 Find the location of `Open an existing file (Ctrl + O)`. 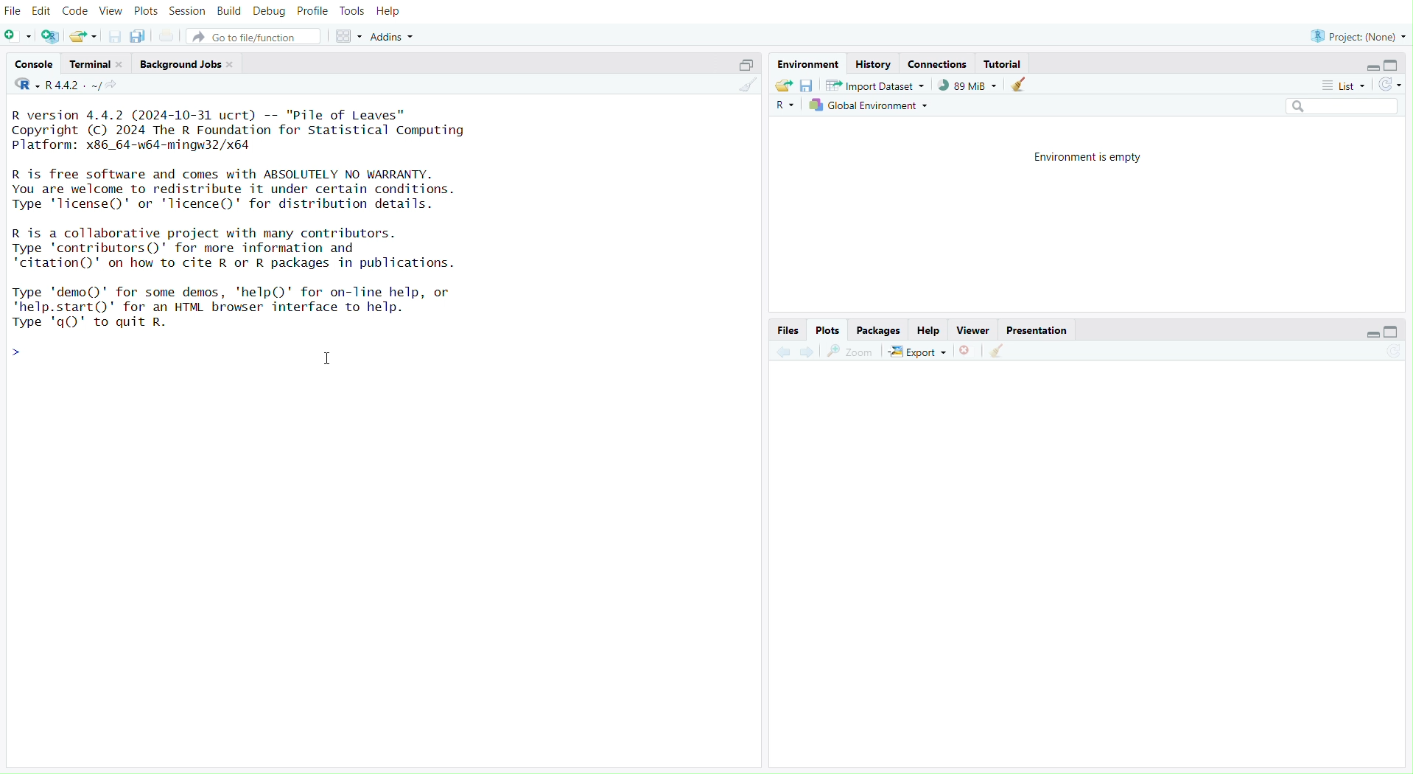

Open an existing file (Ctrl + O) is located at coordinates (84, 35).